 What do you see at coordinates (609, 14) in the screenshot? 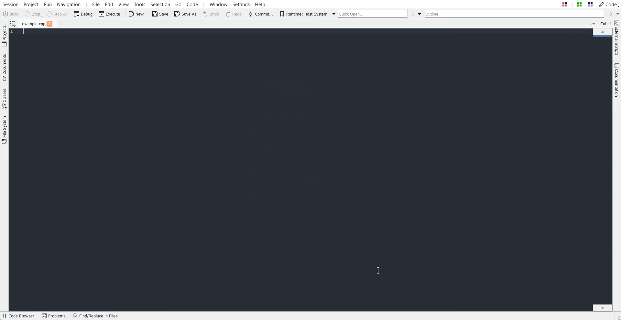
I see `Go Forward` at bounding box center [609, 14].